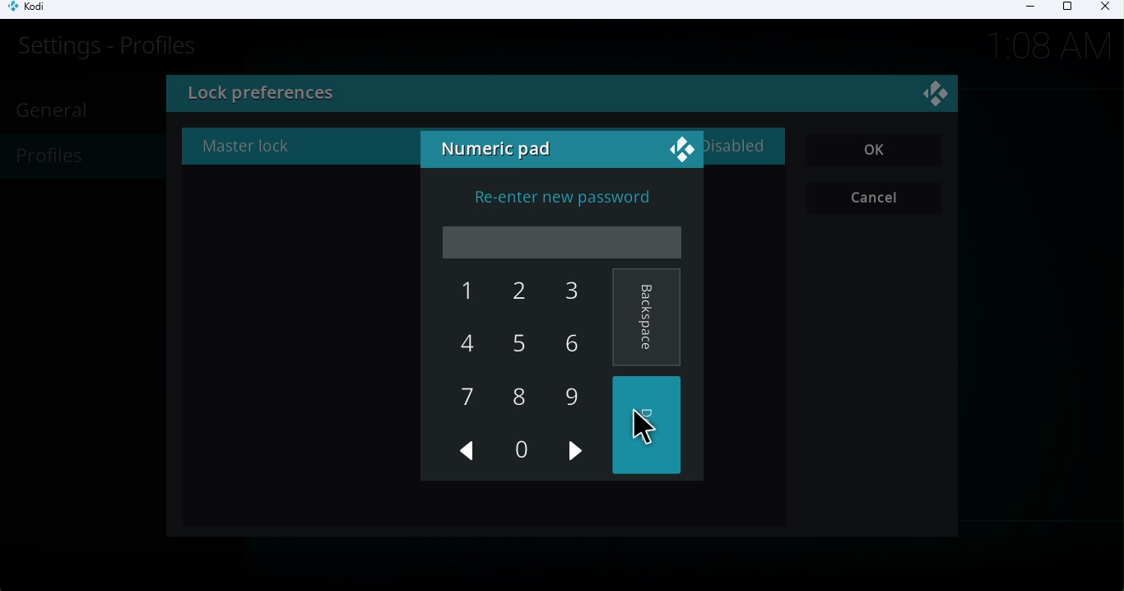  What do you see at coordinates (513, 347) in the screenshot?
I see `5` at bounding box center [513, 347].